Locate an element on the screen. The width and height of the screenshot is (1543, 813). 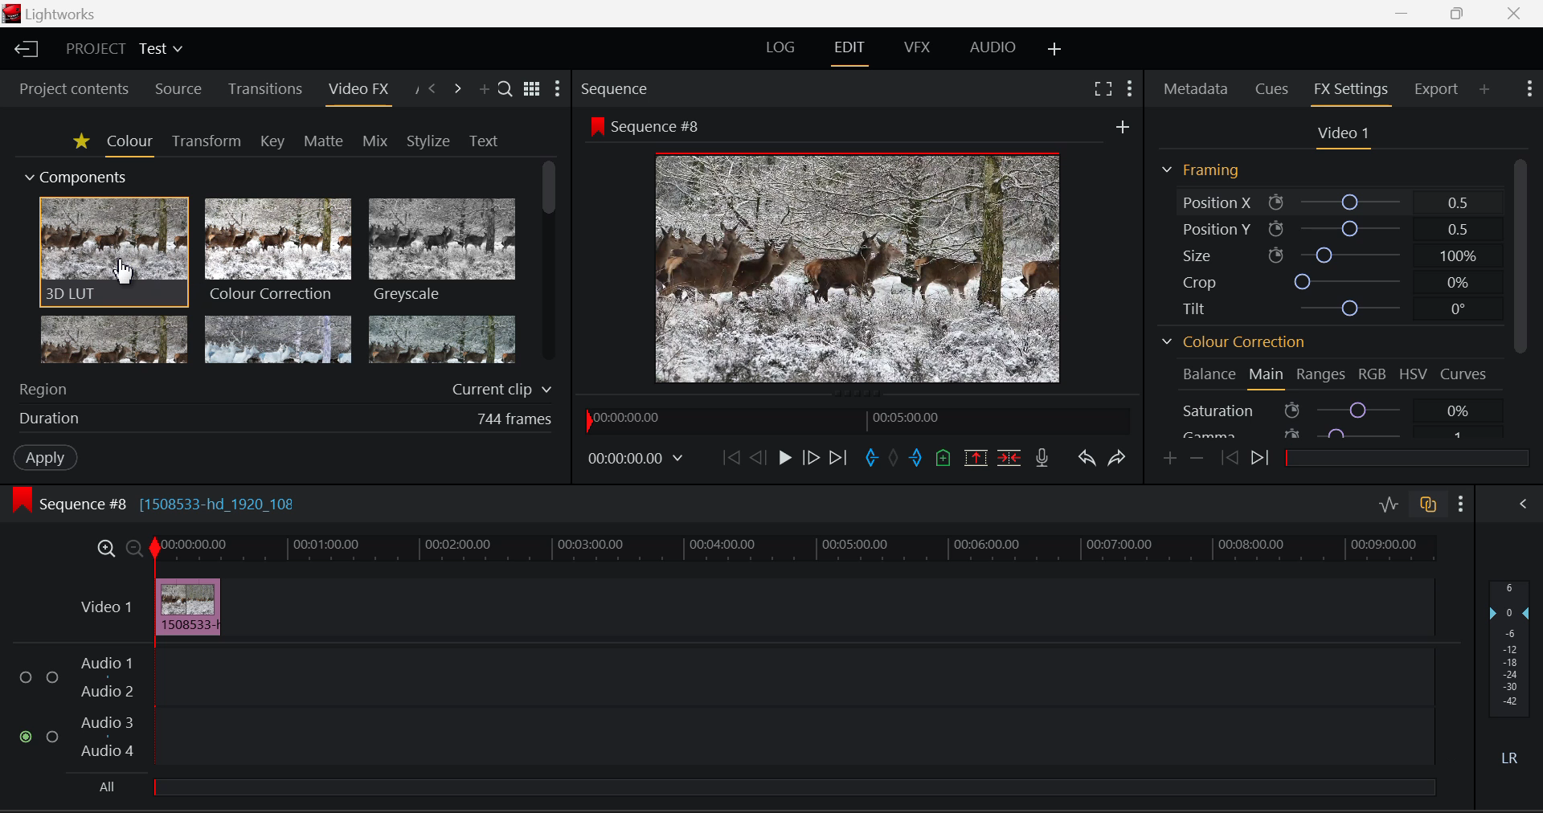
Search is located at coordinates (503, 84).